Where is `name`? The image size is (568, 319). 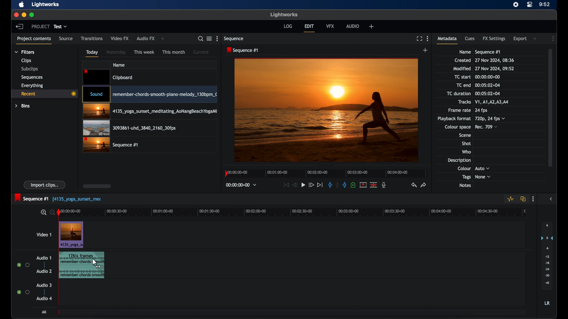
name is located at coordinates (119, 65).